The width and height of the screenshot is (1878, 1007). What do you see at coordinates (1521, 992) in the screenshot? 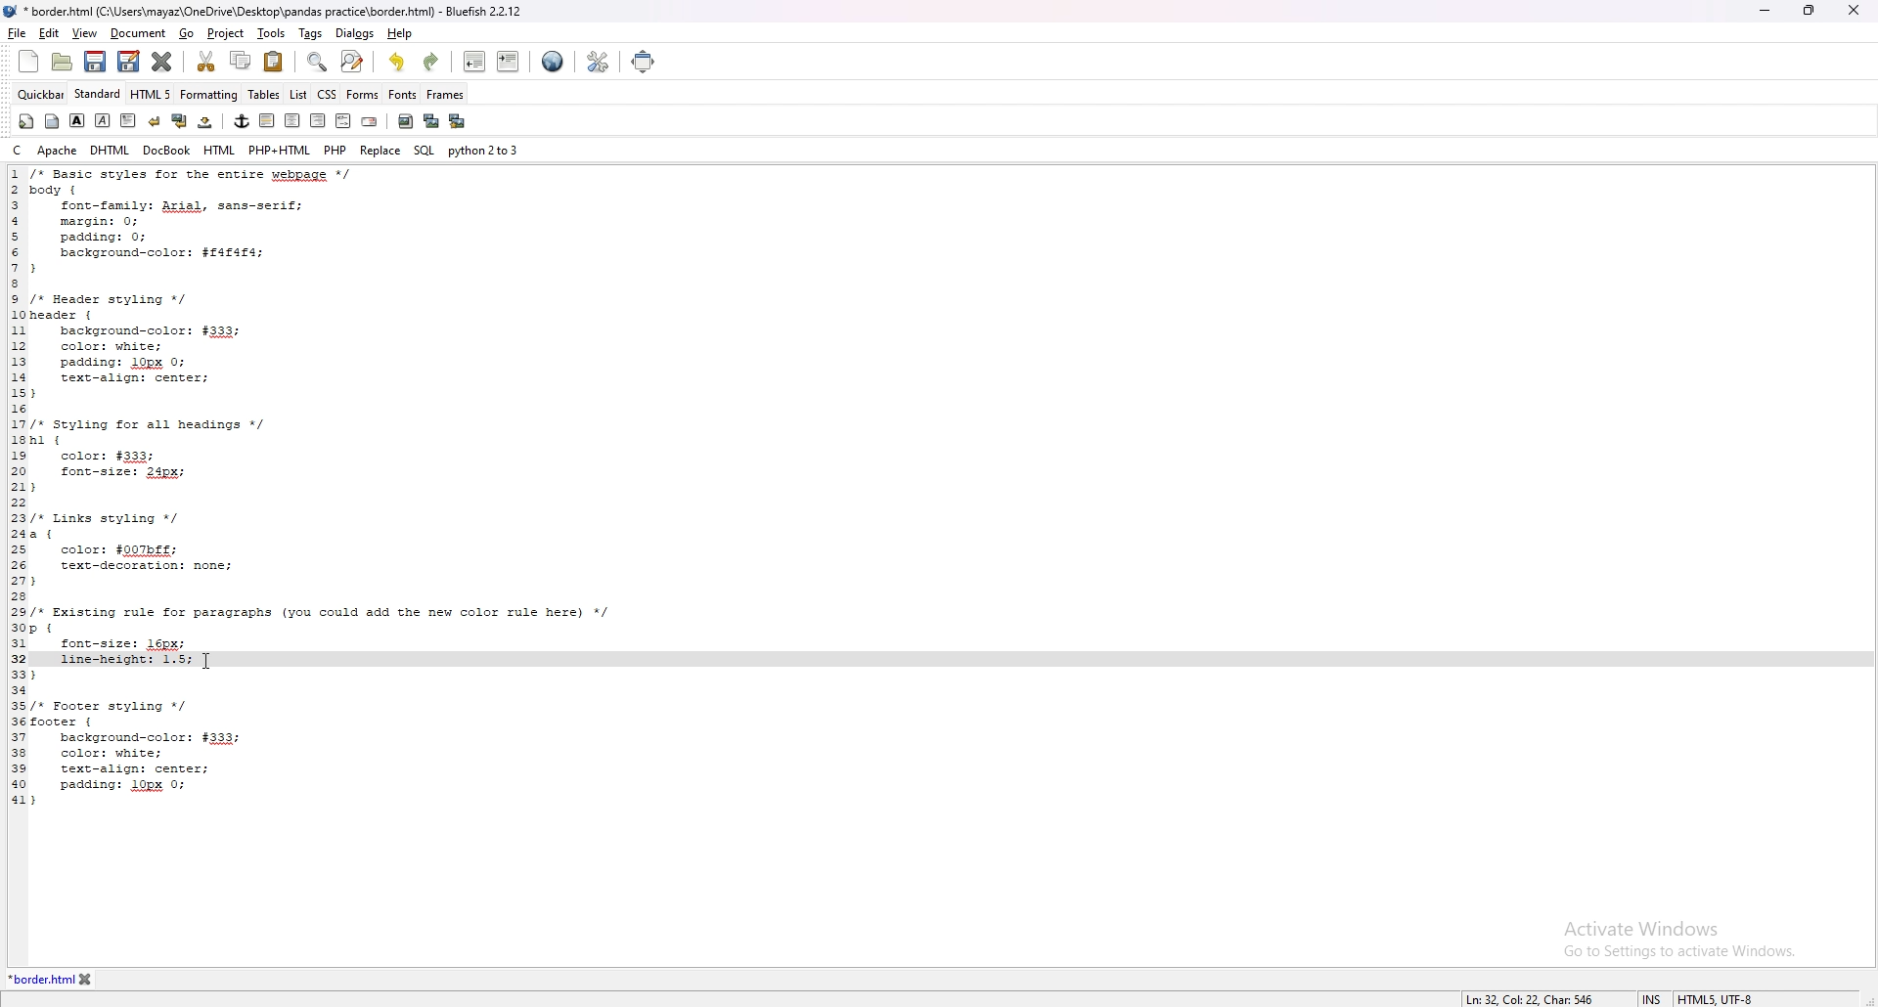
I see `Ln:32, Col:22, Char: 545` at bounding box center [1521, 992].